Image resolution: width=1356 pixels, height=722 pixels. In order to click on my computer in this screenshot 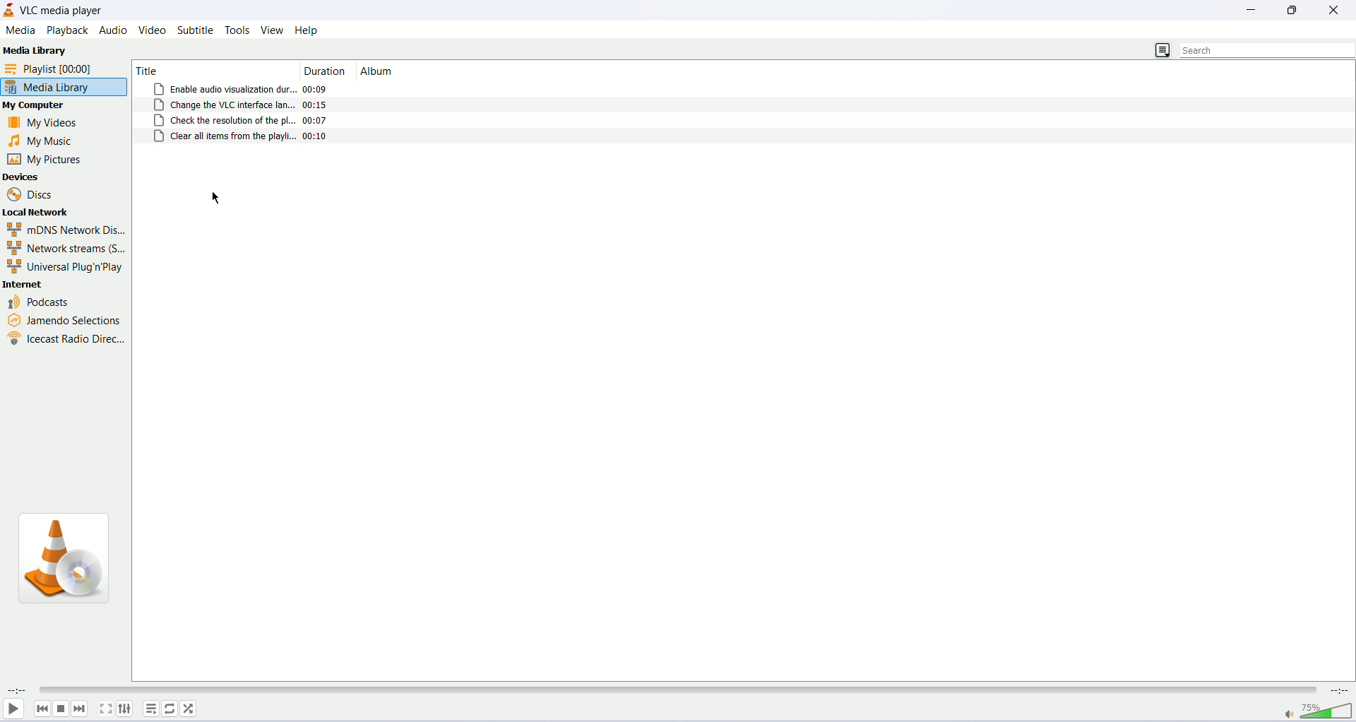, I will do `click(37, 106)`.